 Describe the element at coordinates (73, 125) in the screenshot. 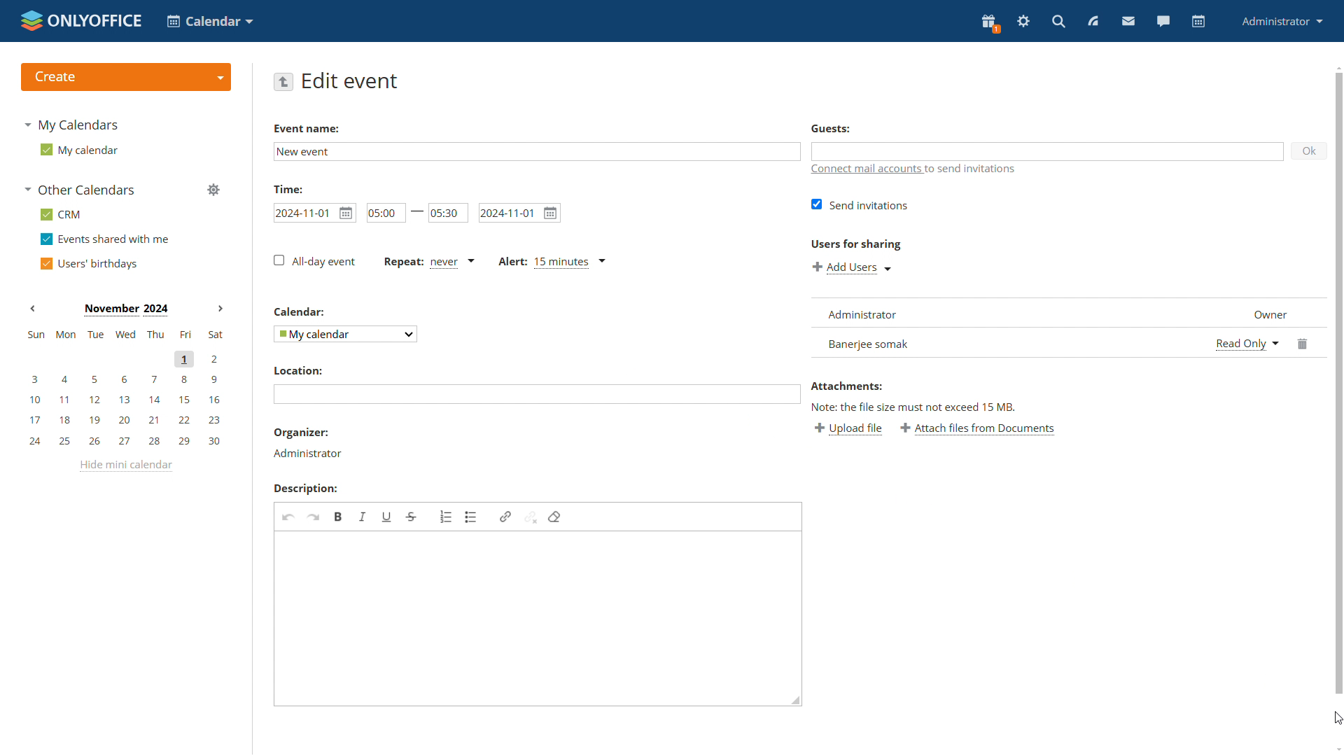

I see `my calendars` at that location.